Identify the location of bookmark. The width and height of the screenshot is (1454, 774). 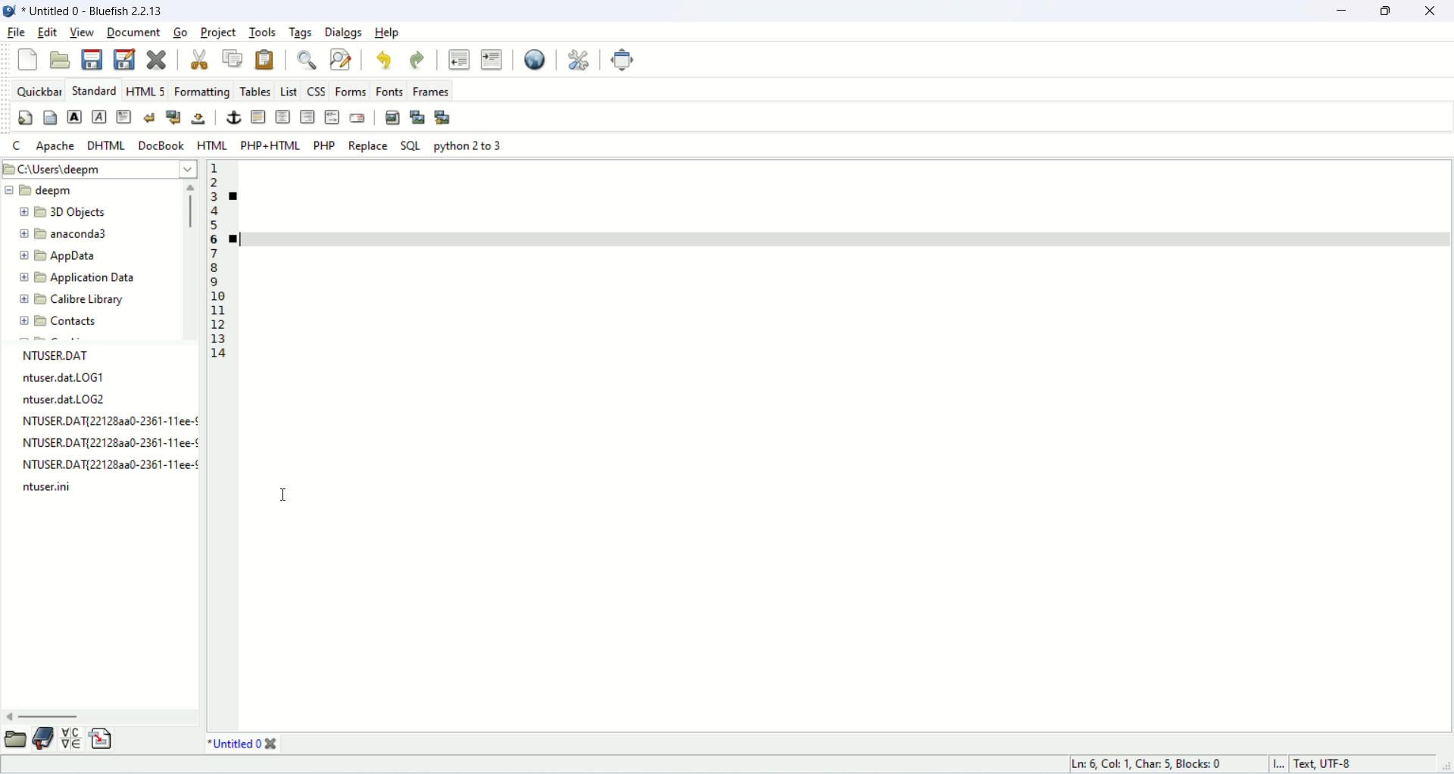
(236, 195).